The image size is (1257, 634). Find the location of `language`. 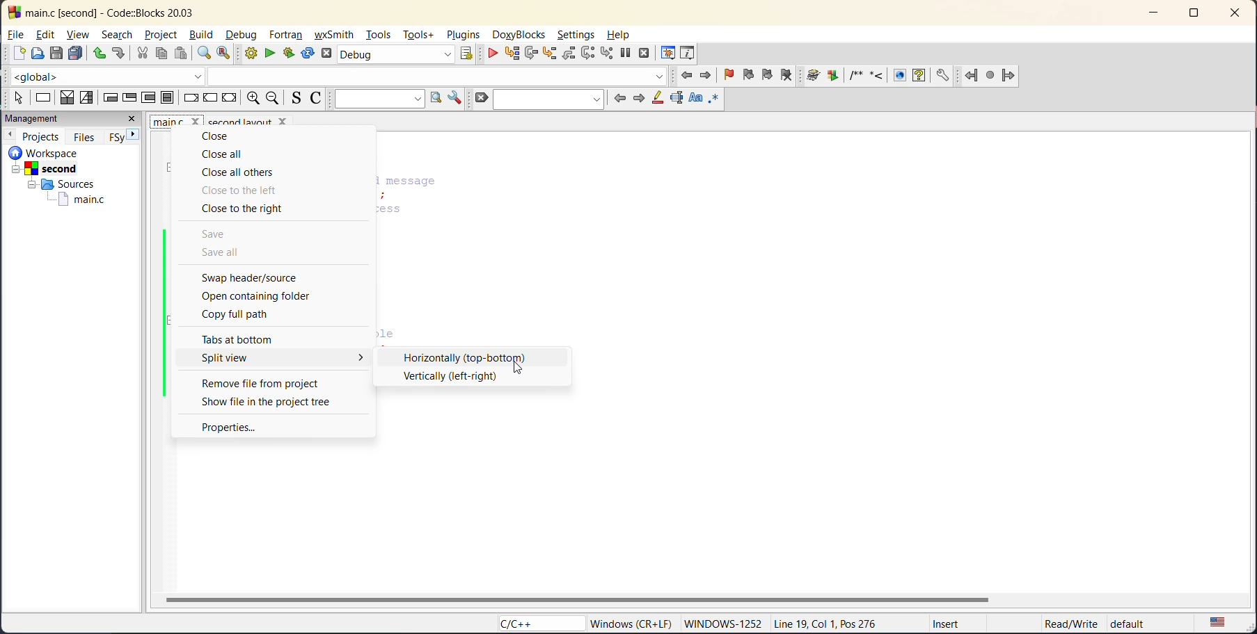

language is located at coordinates (530, 623).